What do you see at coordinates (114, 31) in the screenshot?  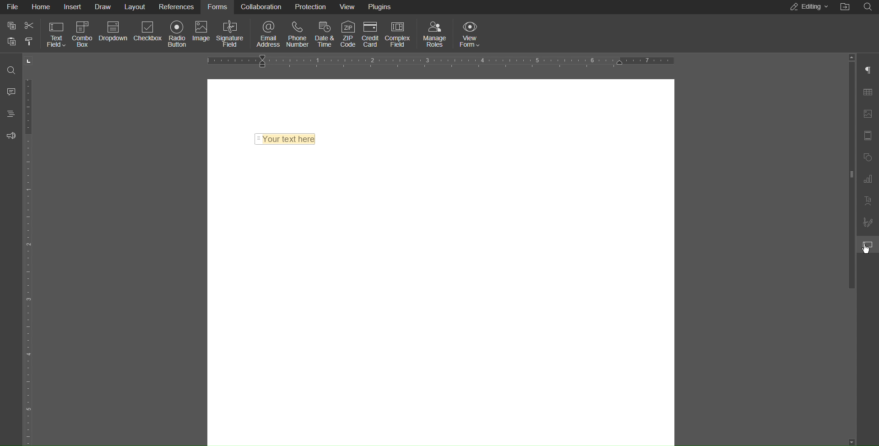 I see `Dropdown` at bounding box center [114, 31].